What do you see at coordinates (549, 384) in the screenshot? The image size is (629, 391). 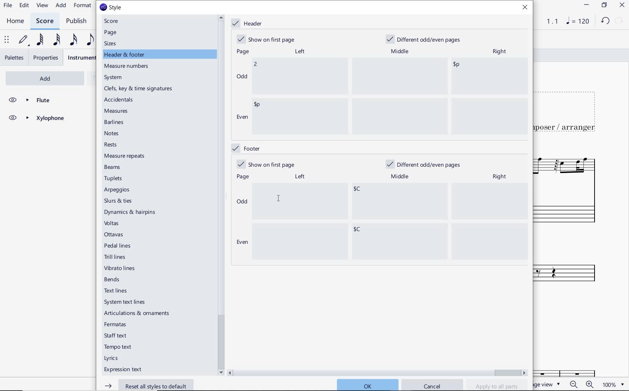 I see `PAGE VIEW` at bounding box center [549, 384].